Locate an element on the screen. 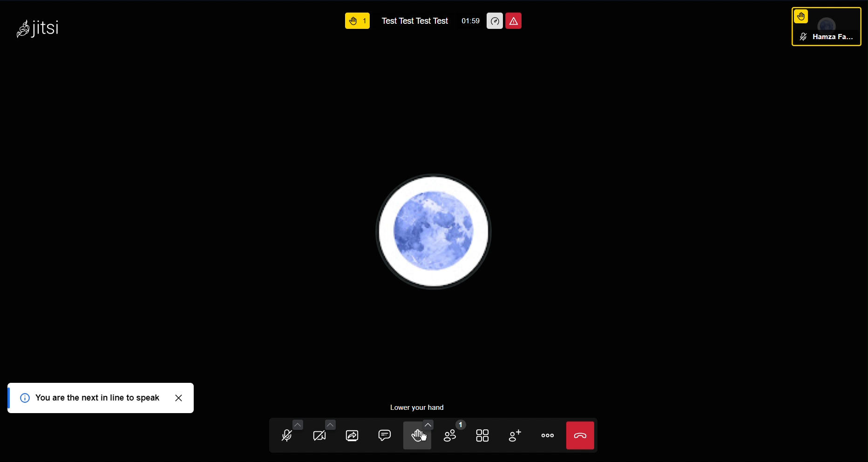 This screenshot has width=868, height=462. Room is unsafe is located at coordinates (515, 20).